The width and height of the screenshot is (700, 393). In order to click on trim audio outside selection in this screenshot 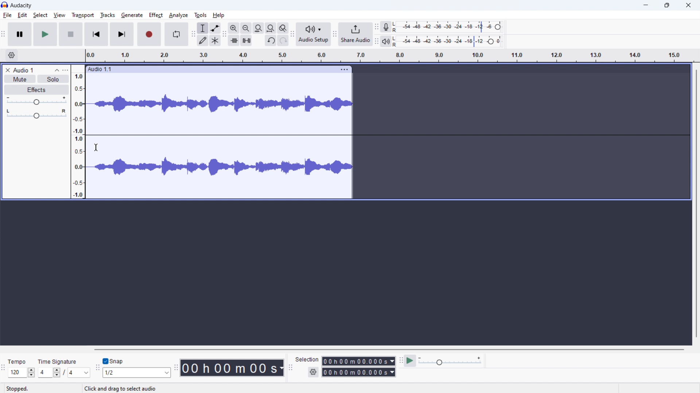, I will do `click(234, 40)`.